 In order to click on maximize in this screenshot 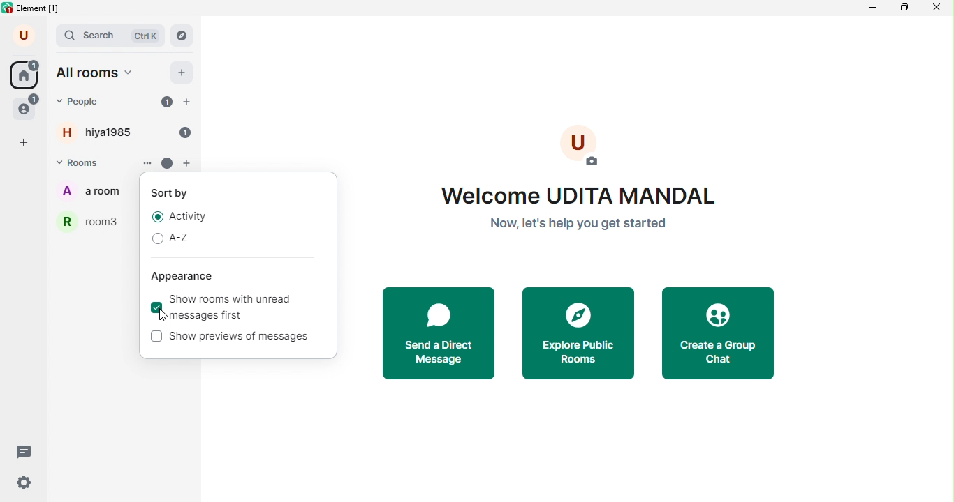, I will do `click(905, 10)`.